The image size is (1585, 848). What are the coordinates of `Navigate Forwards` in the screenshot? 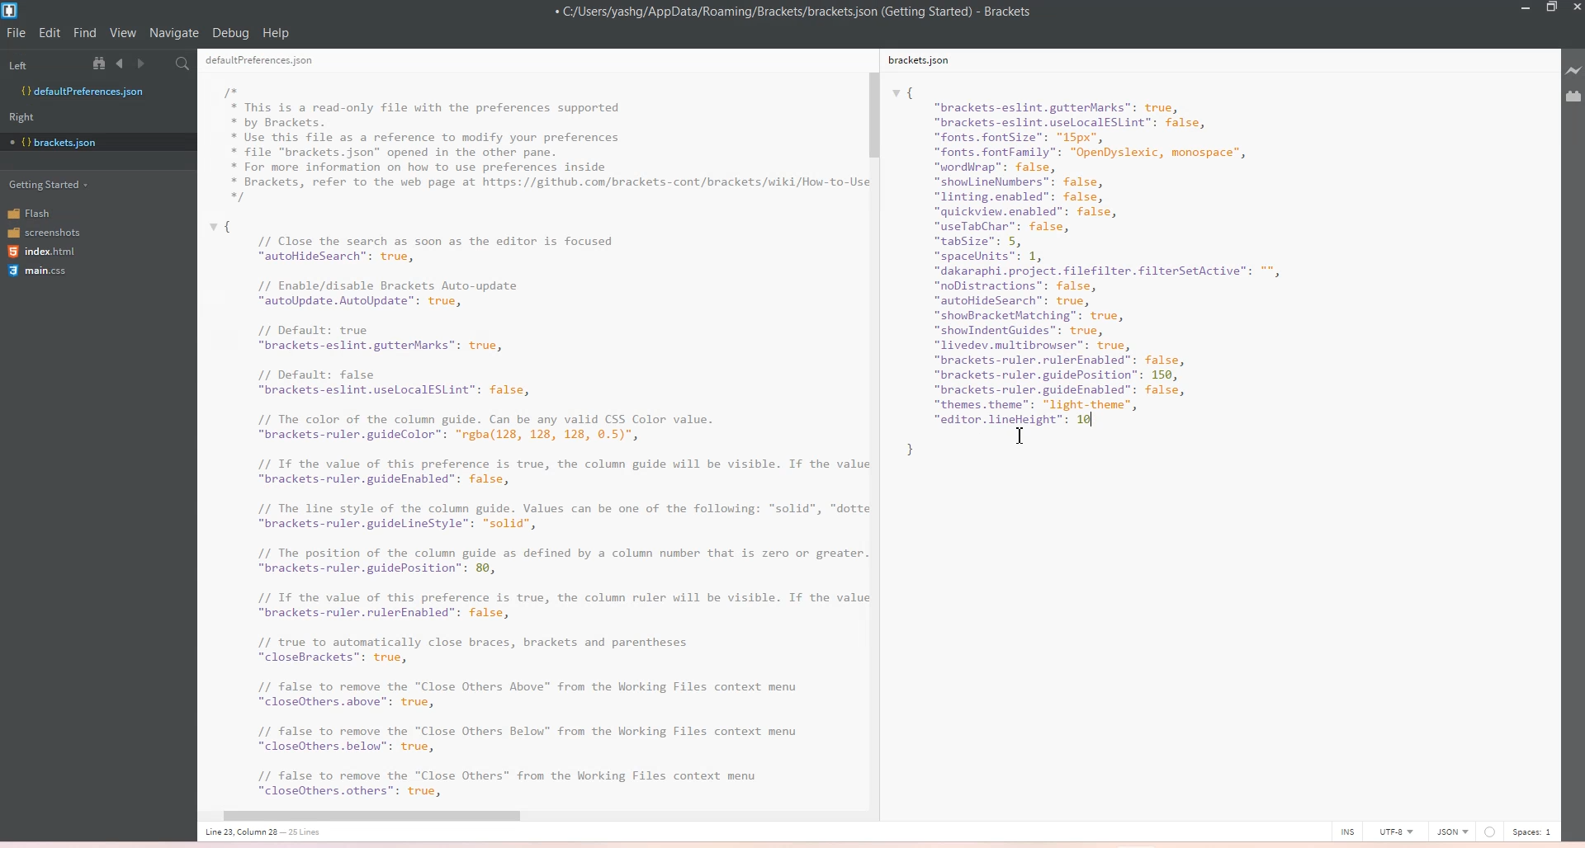 It's located at (144, 64).